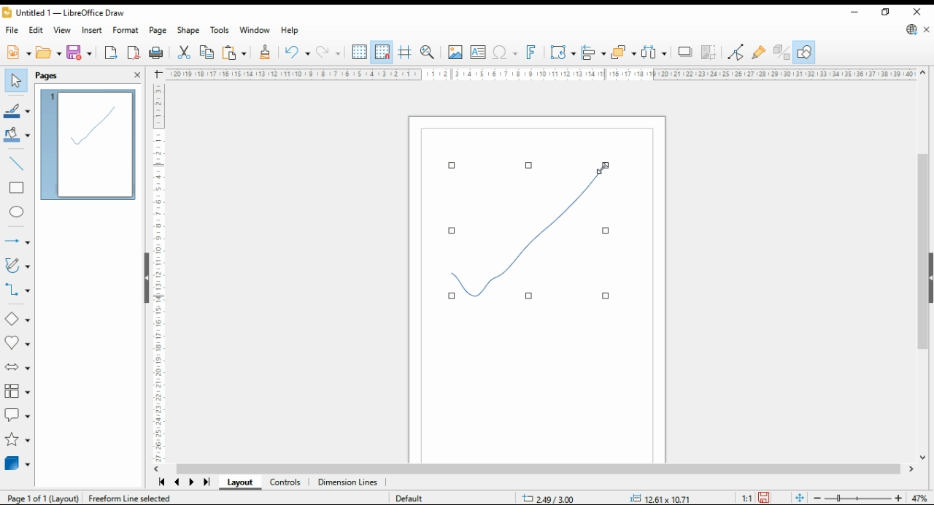  I want to click on restore, so click(885, 12).